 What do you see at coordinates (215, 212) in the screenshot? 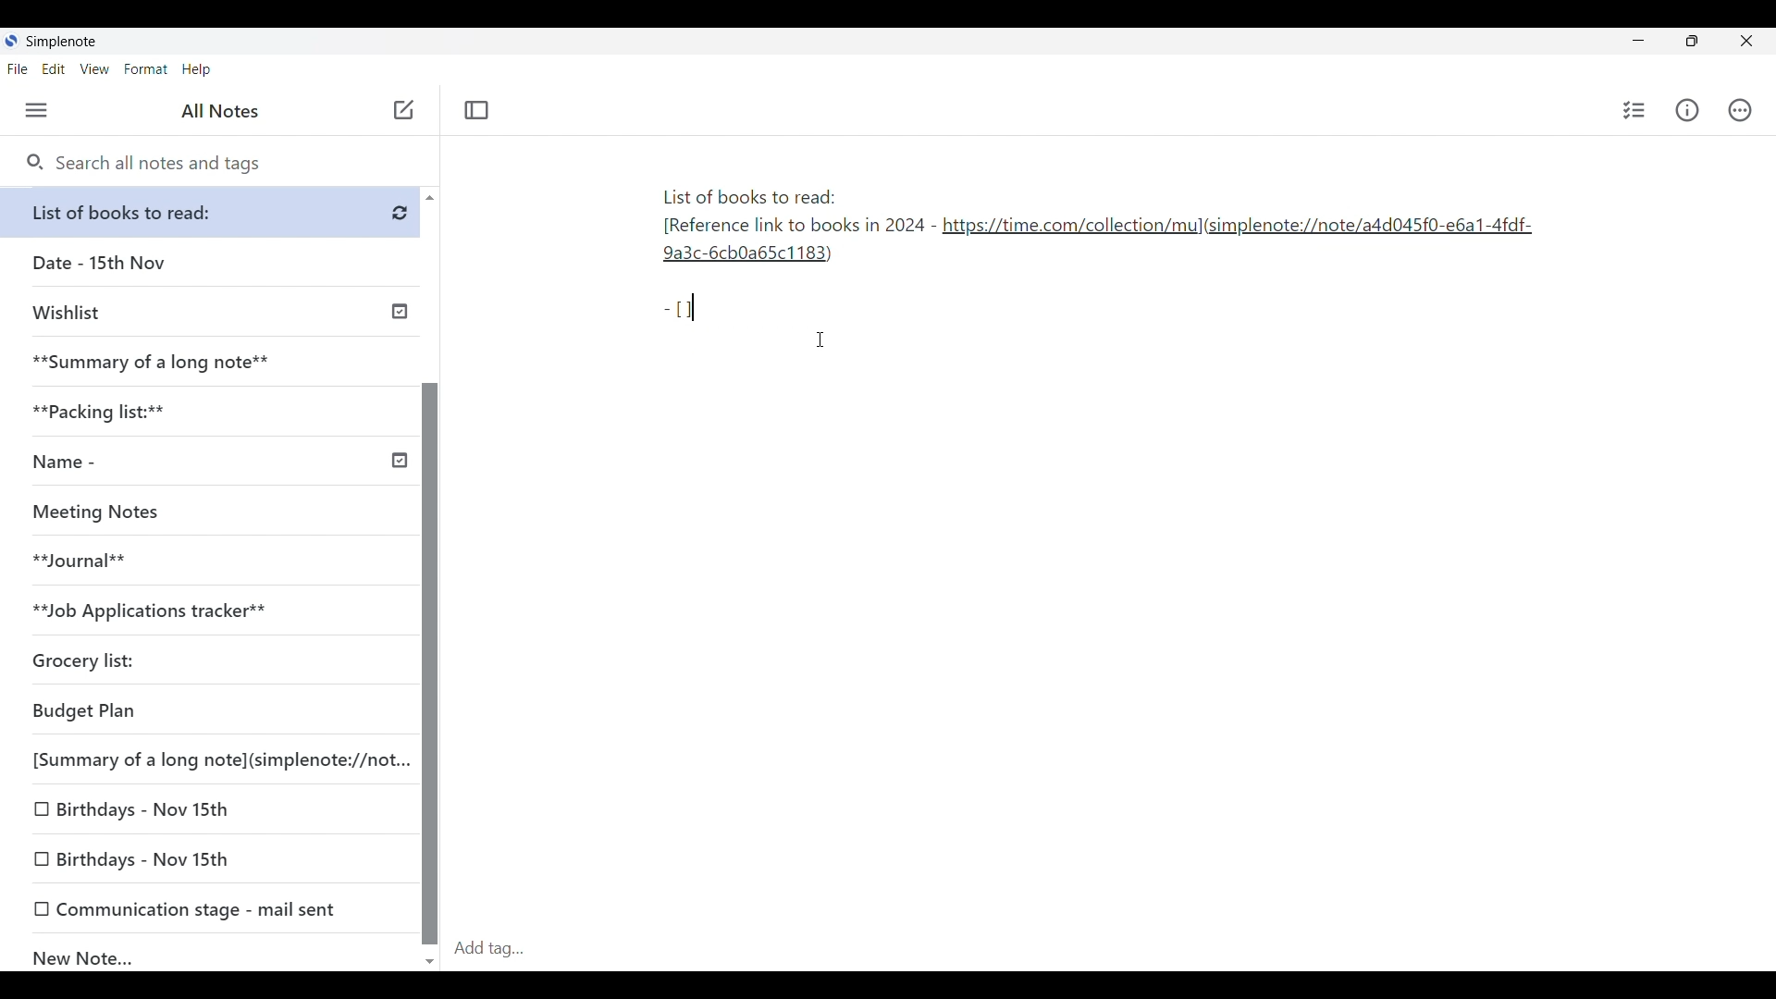
I see `List of books to read:` at bounding box center [215, 212].